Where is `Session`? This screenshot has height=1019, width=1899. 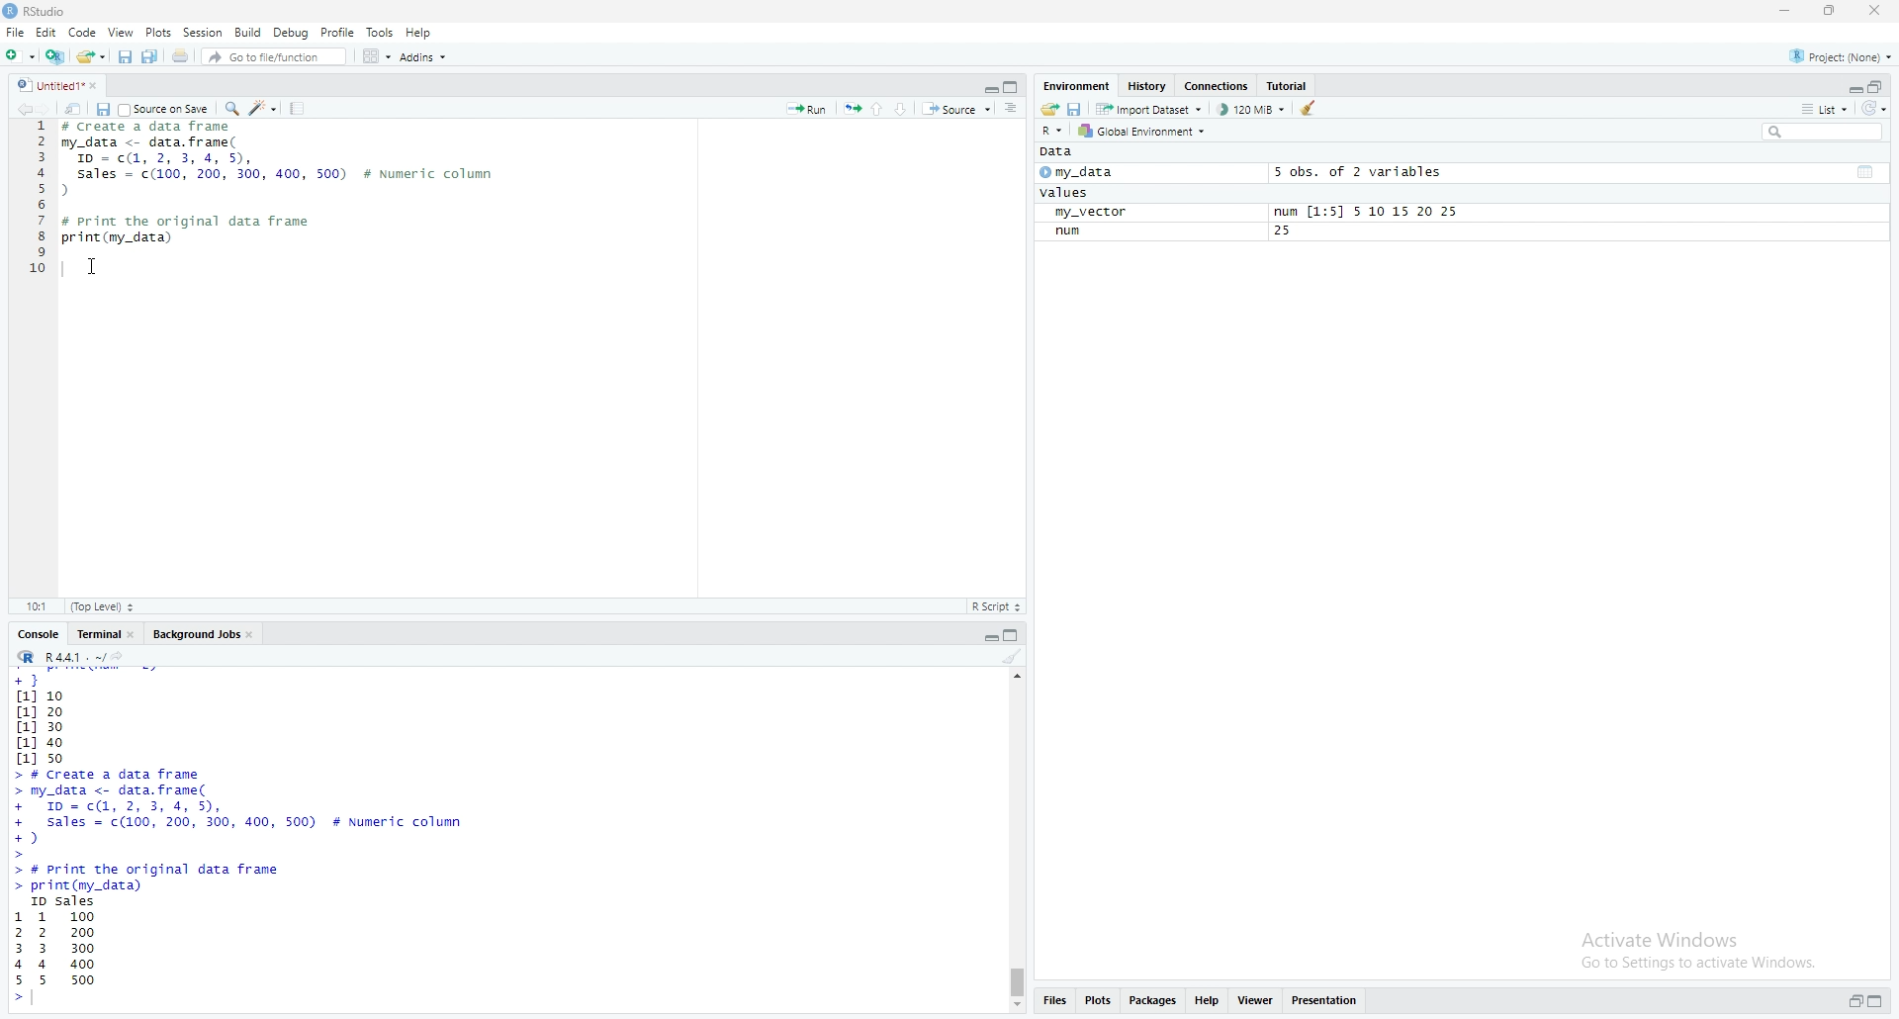
Session is located at coordinates (200, 32).